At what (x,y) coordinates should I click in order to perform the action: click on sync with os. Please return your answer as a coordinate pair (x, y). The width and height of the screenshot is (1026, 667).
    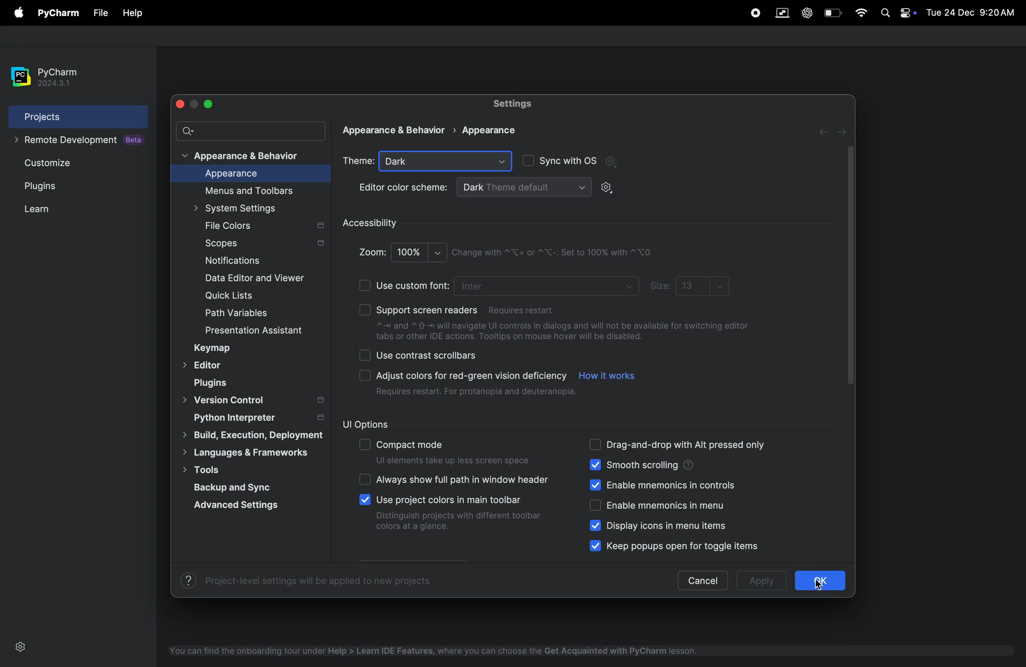
    Looking at the image, I should click on (580, 162).